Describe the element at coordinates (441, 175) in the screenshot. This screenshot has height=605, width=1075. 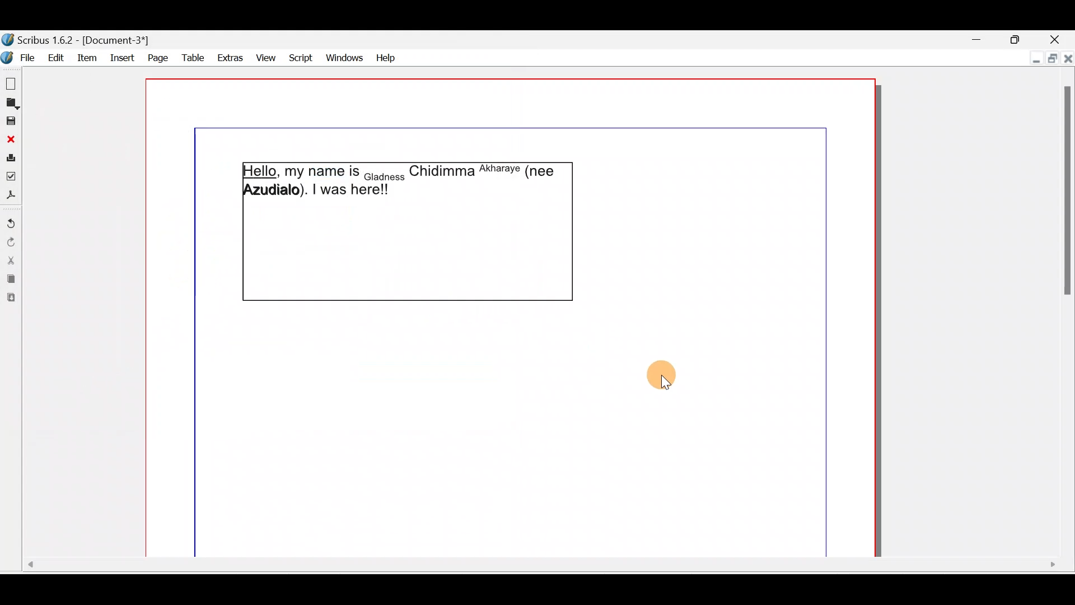
I see `Chidimma` at that location.